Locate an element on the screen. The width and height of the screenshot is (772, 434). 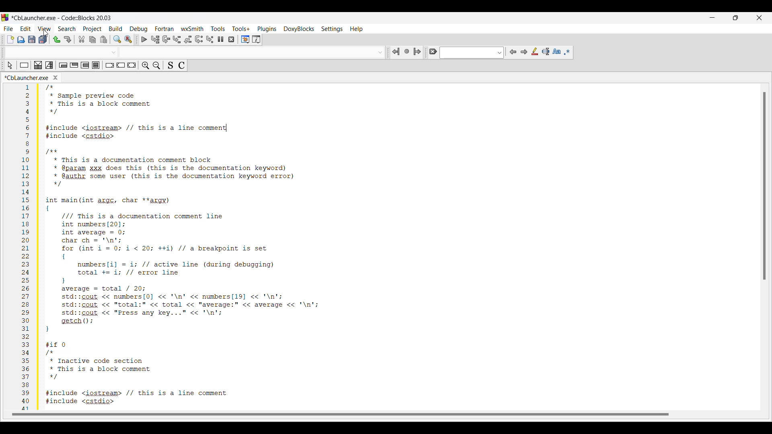
Clear is located at coordinates (433, 51).